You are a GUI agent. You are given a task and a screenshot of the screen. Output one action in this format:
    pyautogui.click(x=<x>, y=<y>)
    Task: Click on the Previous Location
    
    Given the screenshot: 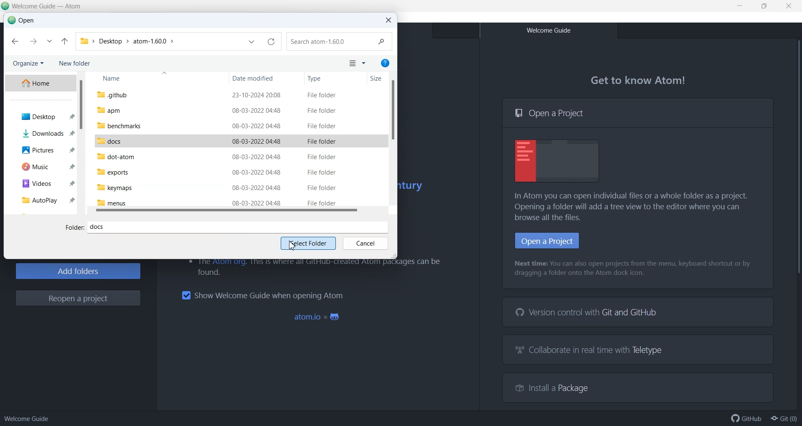 What is the action you would take?
    pyautogui.click(x=252, y=43)
    